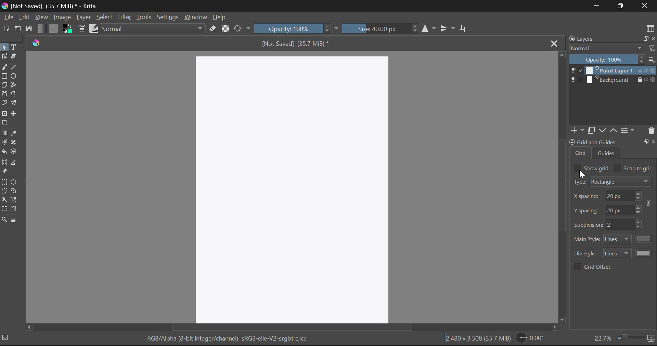  I want to click on Help, so click(220, 17).